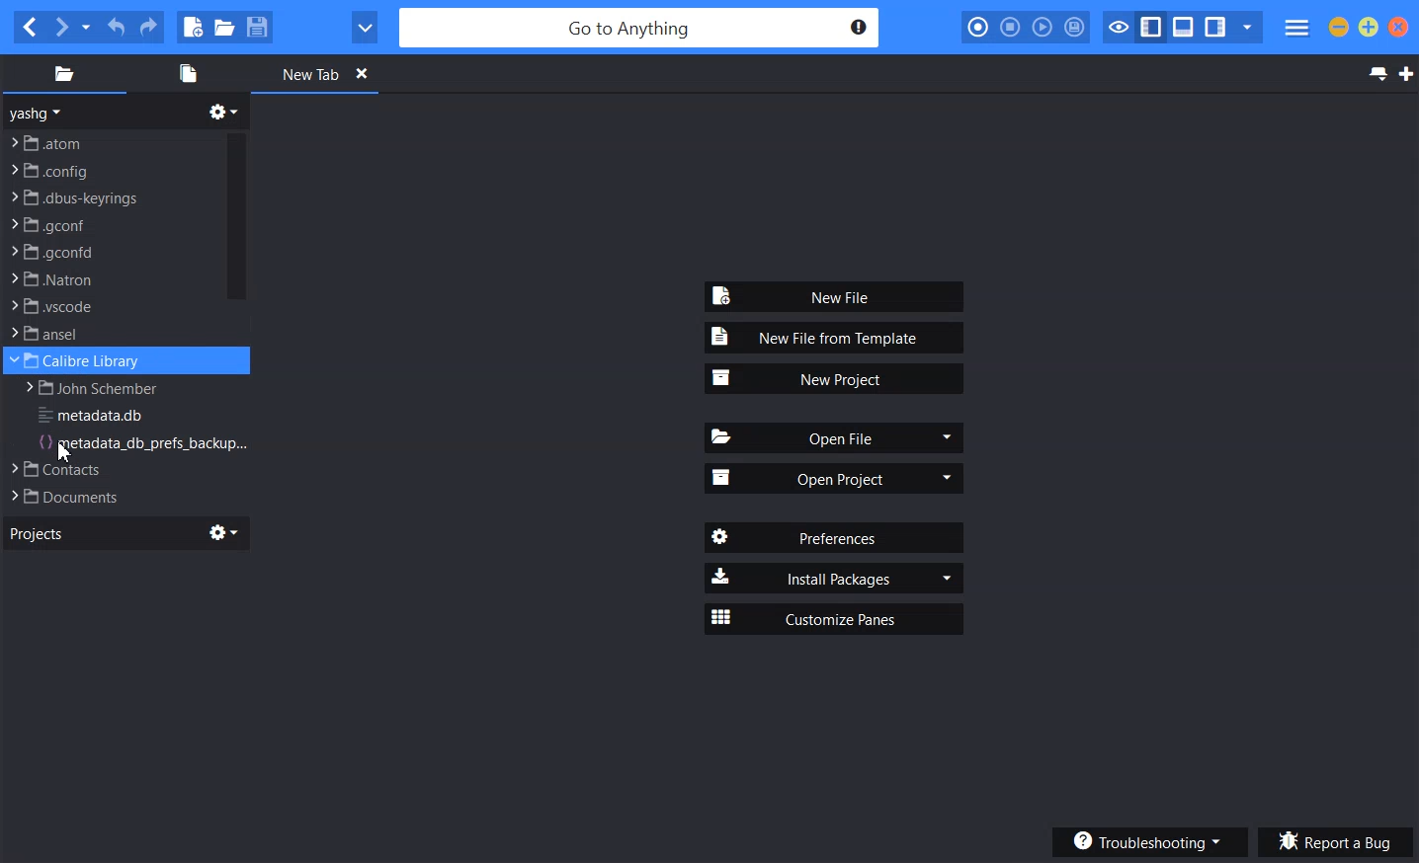  What do you see at coordinates (835, 338) in the screenshot?
I see `New File from Template` at bounding box center [835, 338].